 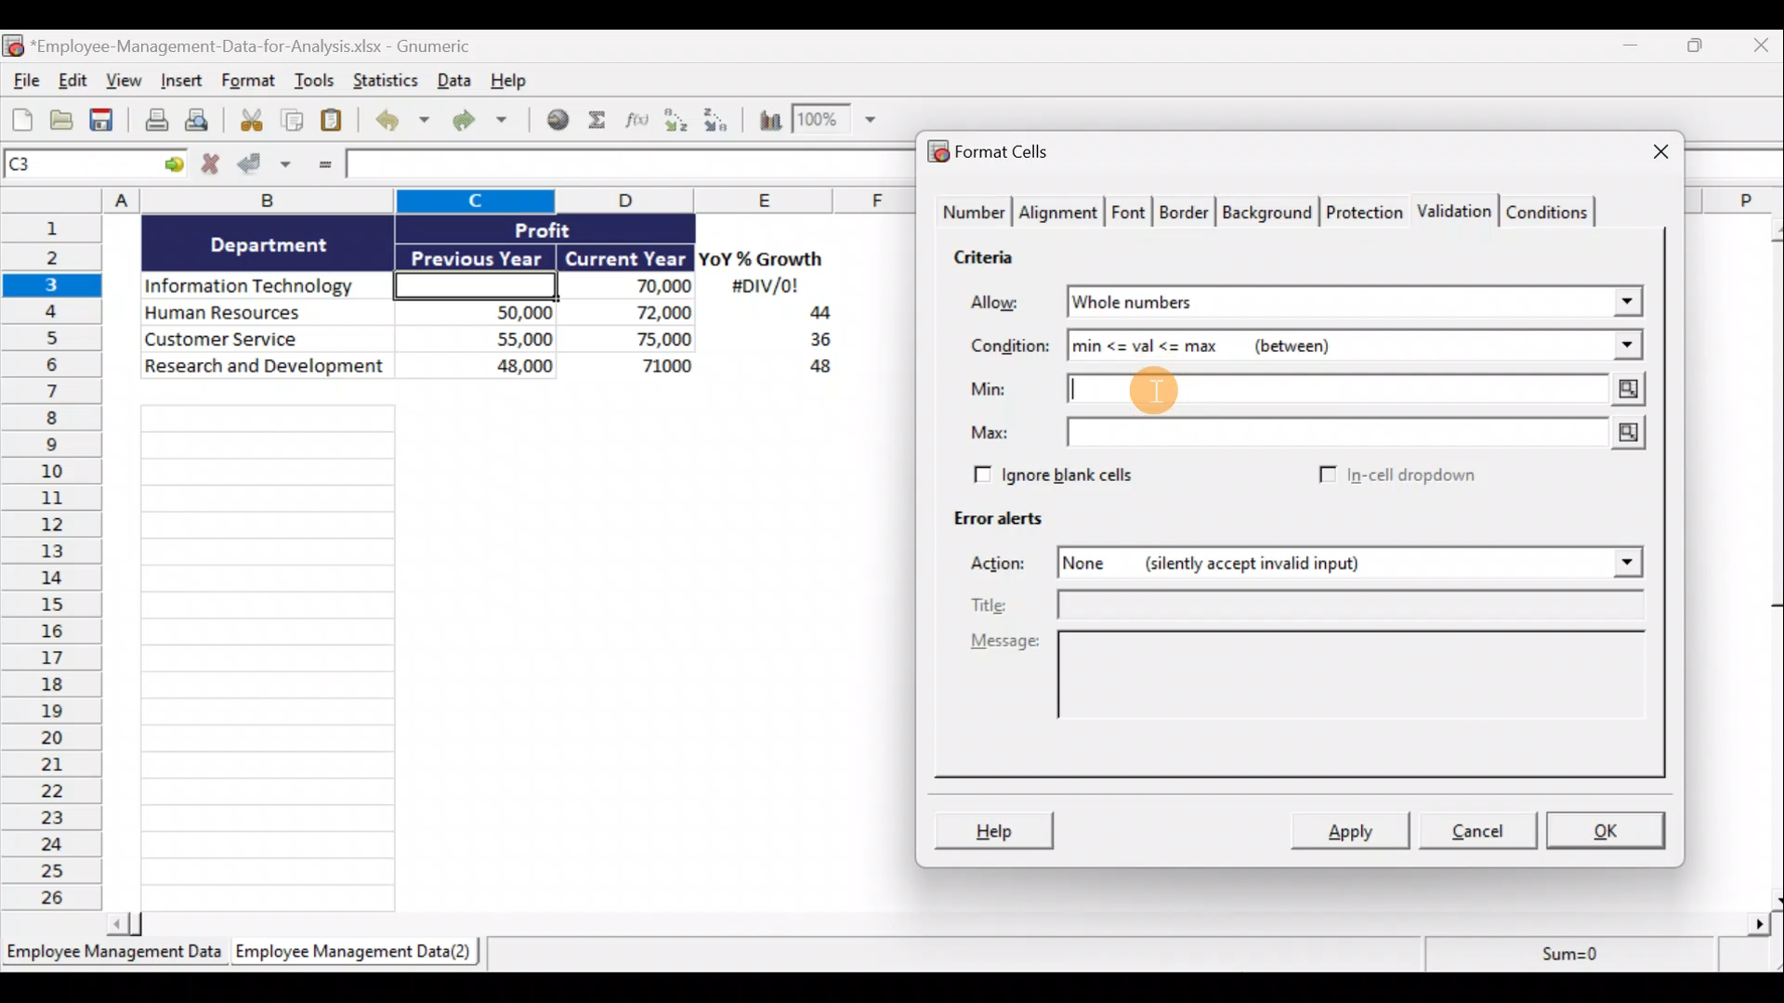 What do you see at coordinates (268, 337) in the screenshot?
I see `Customer Service` at bounding box center [268, 337].